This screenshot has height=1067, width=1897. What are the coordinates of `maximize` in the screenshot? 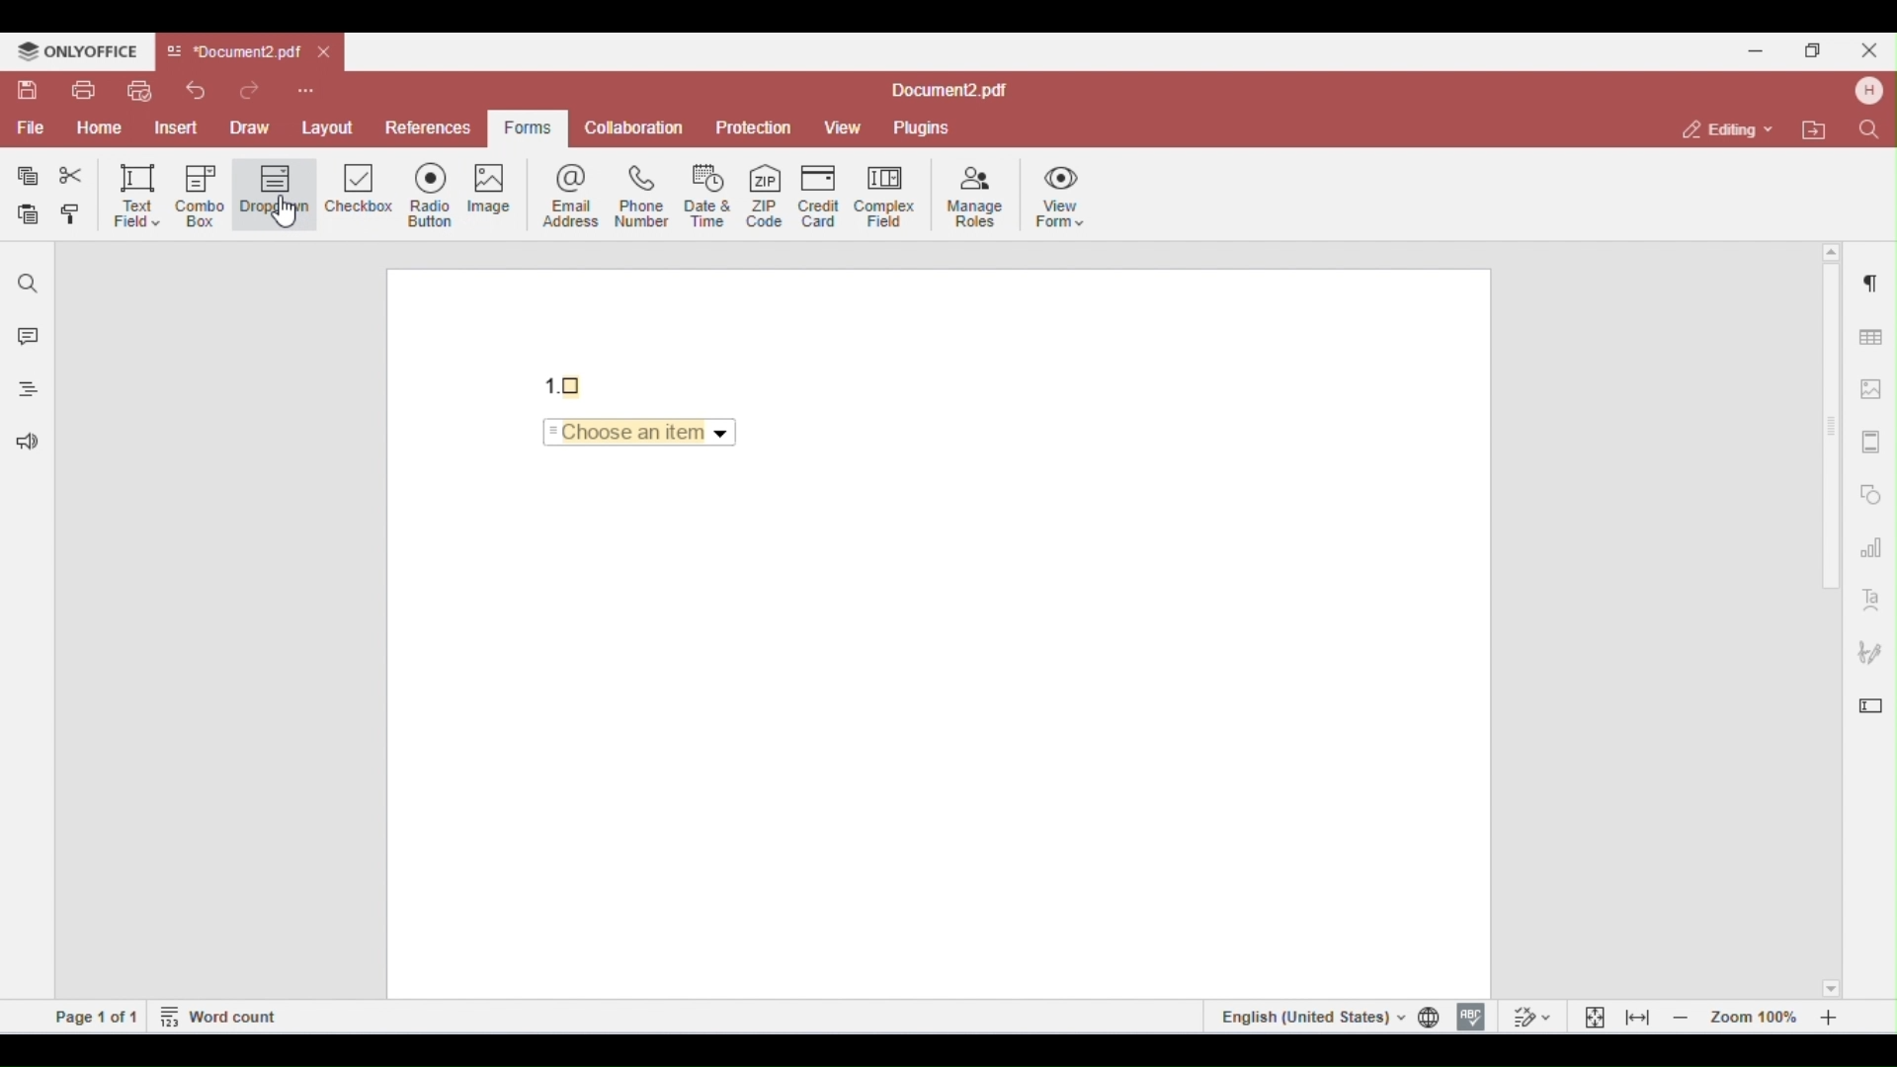 It's located at (1818, 49).